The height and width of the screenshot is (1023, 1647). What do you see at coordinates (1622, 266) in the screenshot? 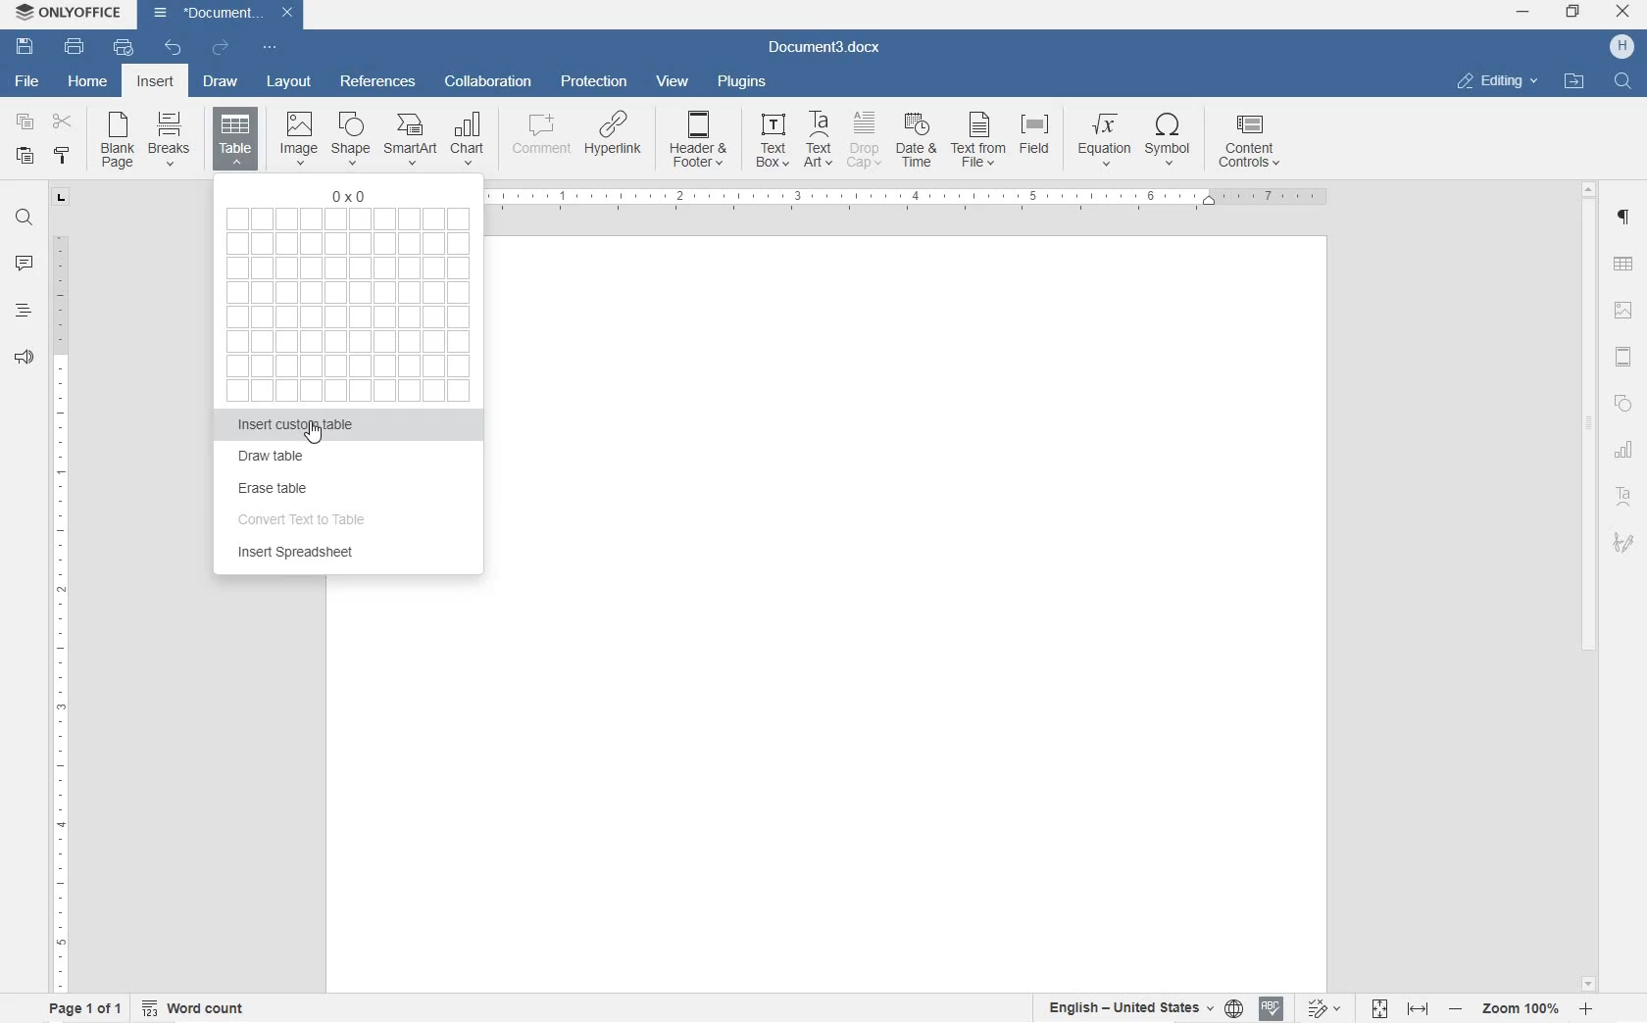
I see `TABLE` at bounding box center [1622, 266].